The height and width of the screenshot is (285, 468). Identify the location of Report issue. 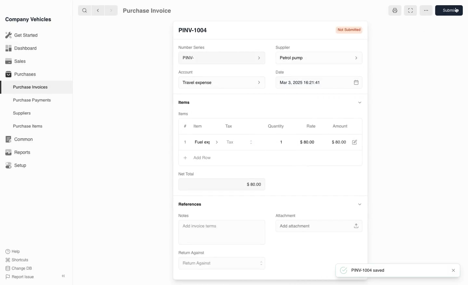
(21, 277).